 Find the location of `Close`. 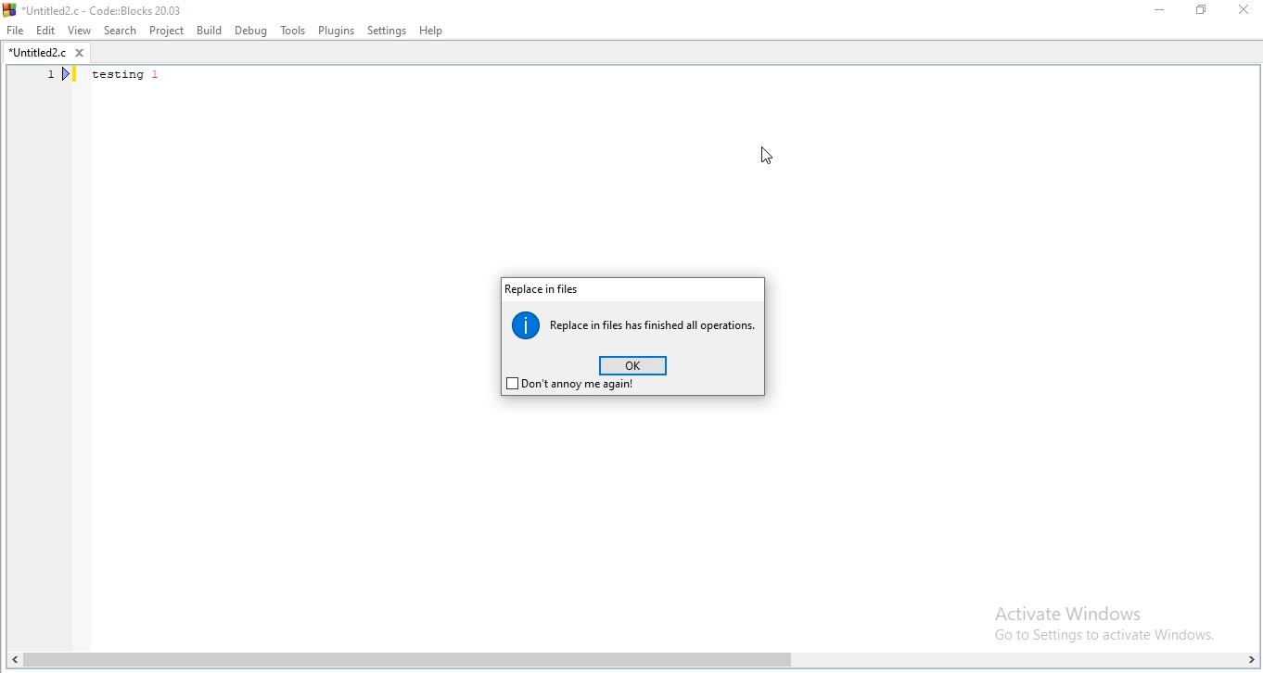

Close is located at coordinates (1245, 11).